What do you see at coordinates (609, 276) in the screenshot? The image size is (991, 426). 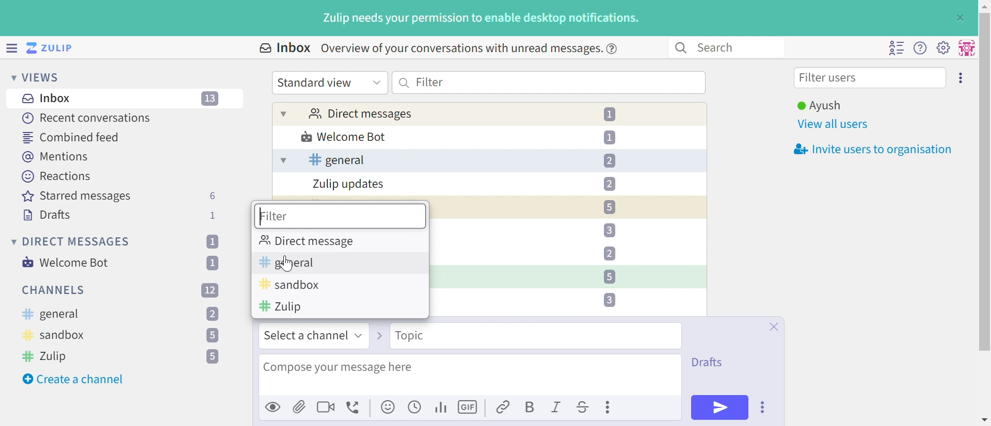 I see `5` at bounding box center [609, 276].